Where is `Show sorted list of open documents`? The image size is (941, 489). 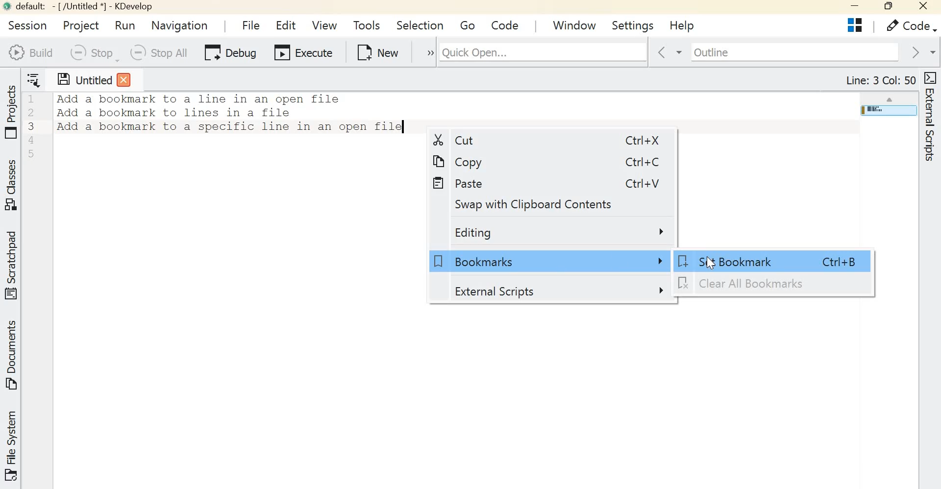 Show sorted list of open documents is located at coordinates (36, 79).